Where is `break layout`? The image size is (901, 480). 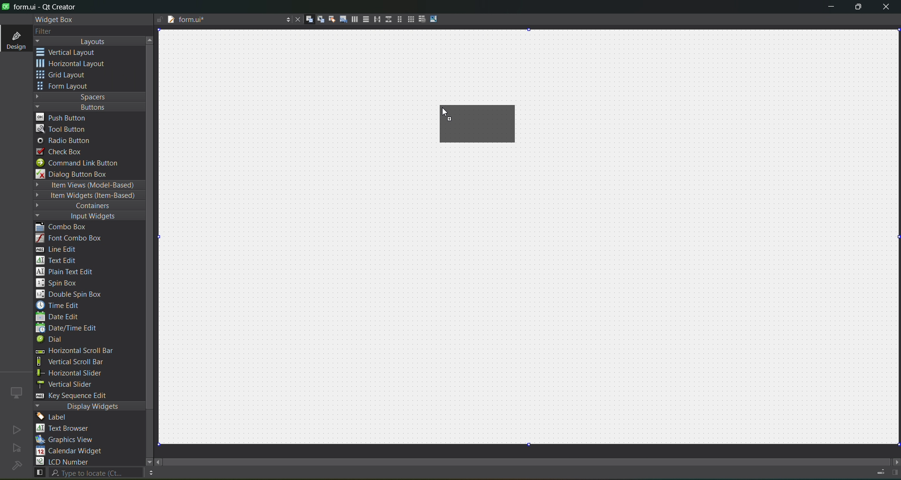 break layout is located at coordinates (420, 20).